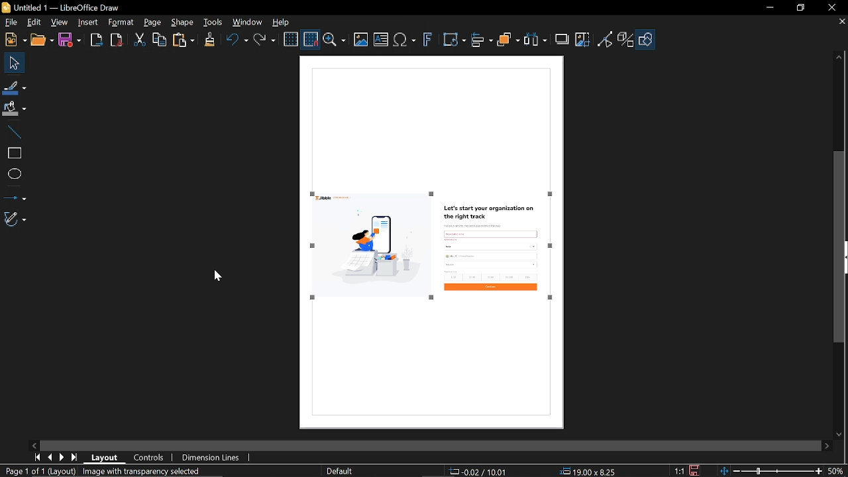 The width and height of the screenshot is (848, 477). I want to click on Last page, so click(74, 458).